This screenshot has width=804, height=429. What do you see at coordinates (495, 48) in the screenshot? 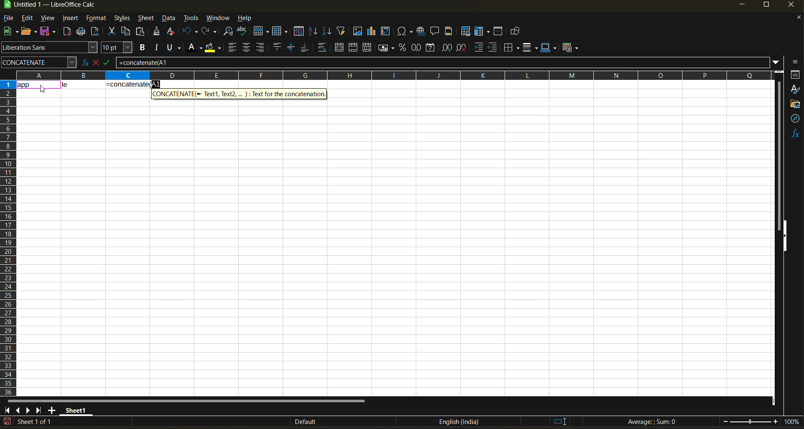
I see `decrease indent` at bounding box center [495, 48].